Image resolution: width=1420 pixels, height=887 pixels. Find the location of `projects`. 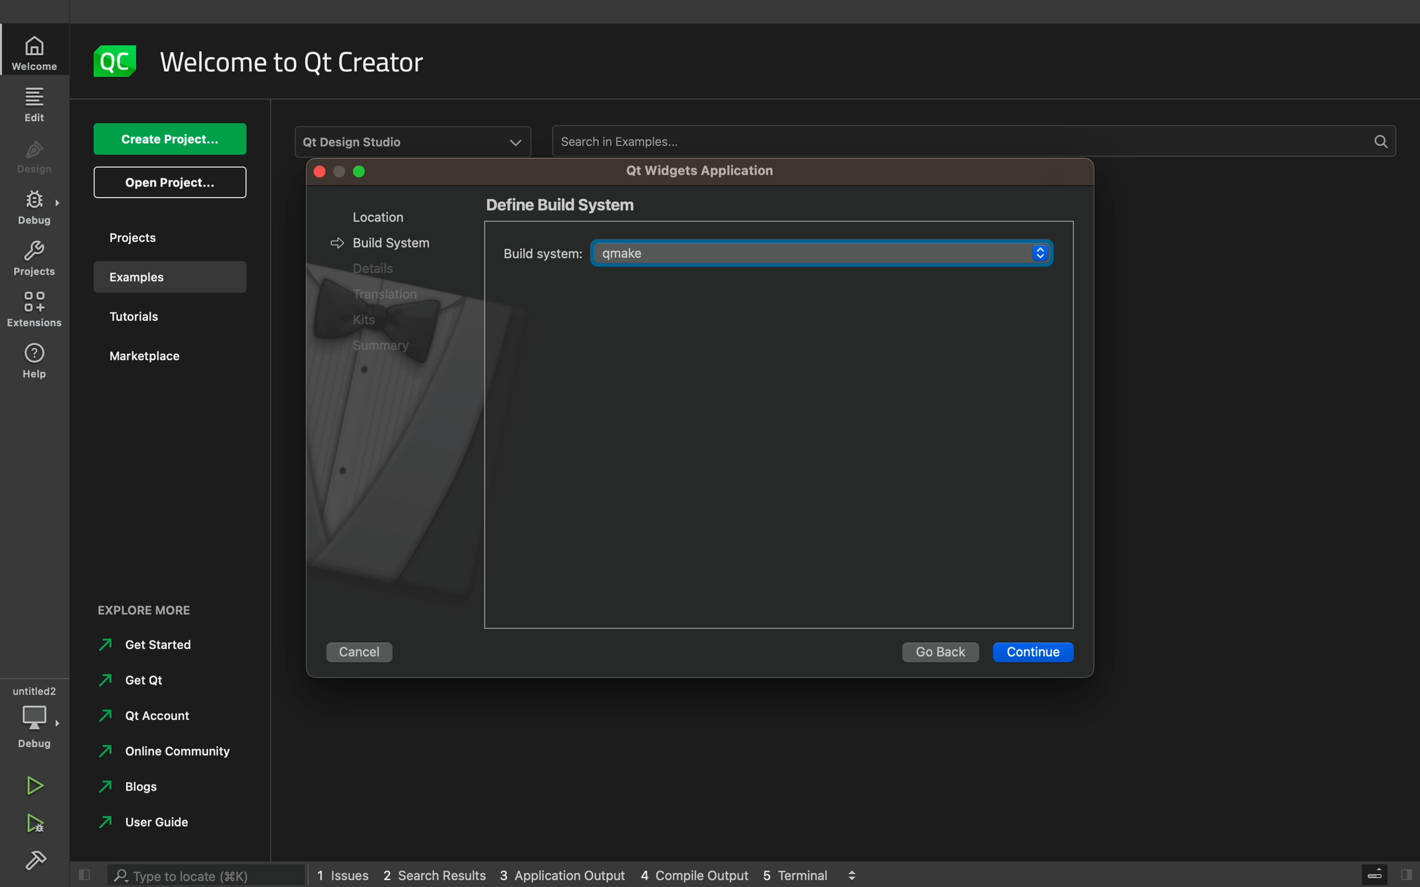

projects is located at coordinates (164, 237).